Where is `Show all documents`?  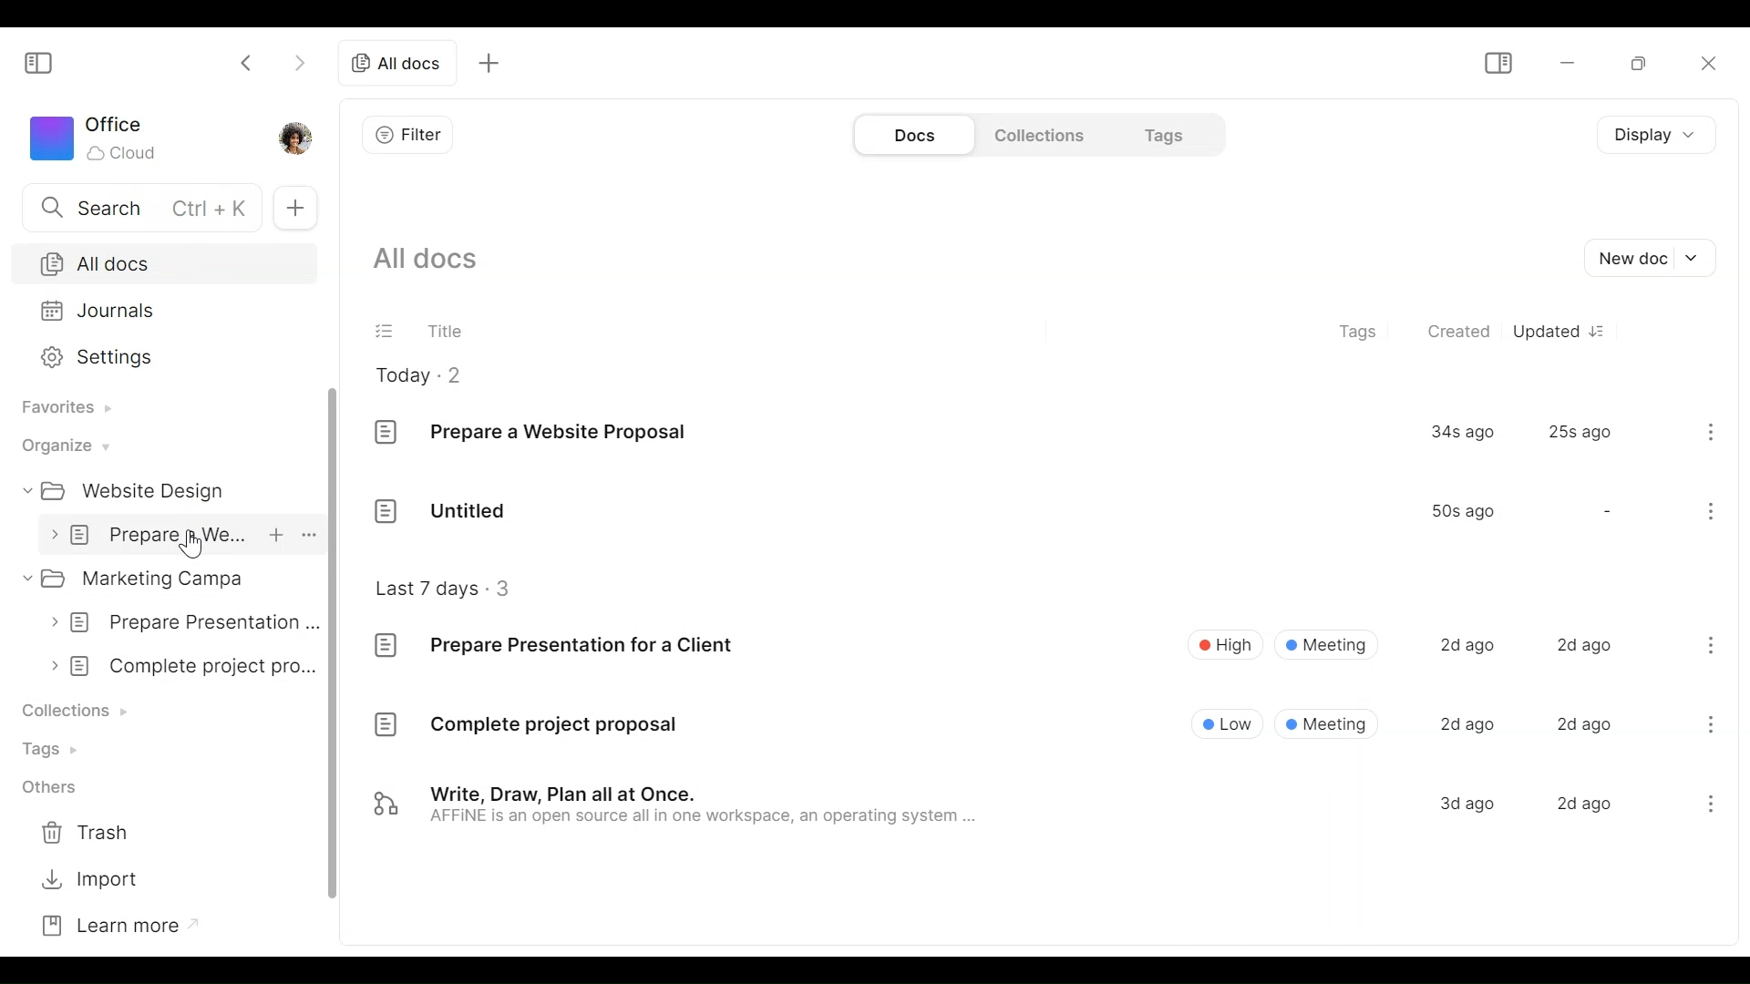 Show all documents is located at coordinates (426, 261).